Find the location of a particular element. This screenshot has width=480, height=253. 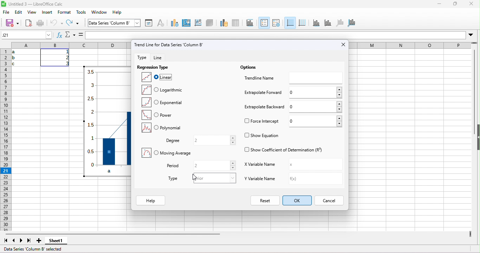

exponential is located at coordinates (163, 103).